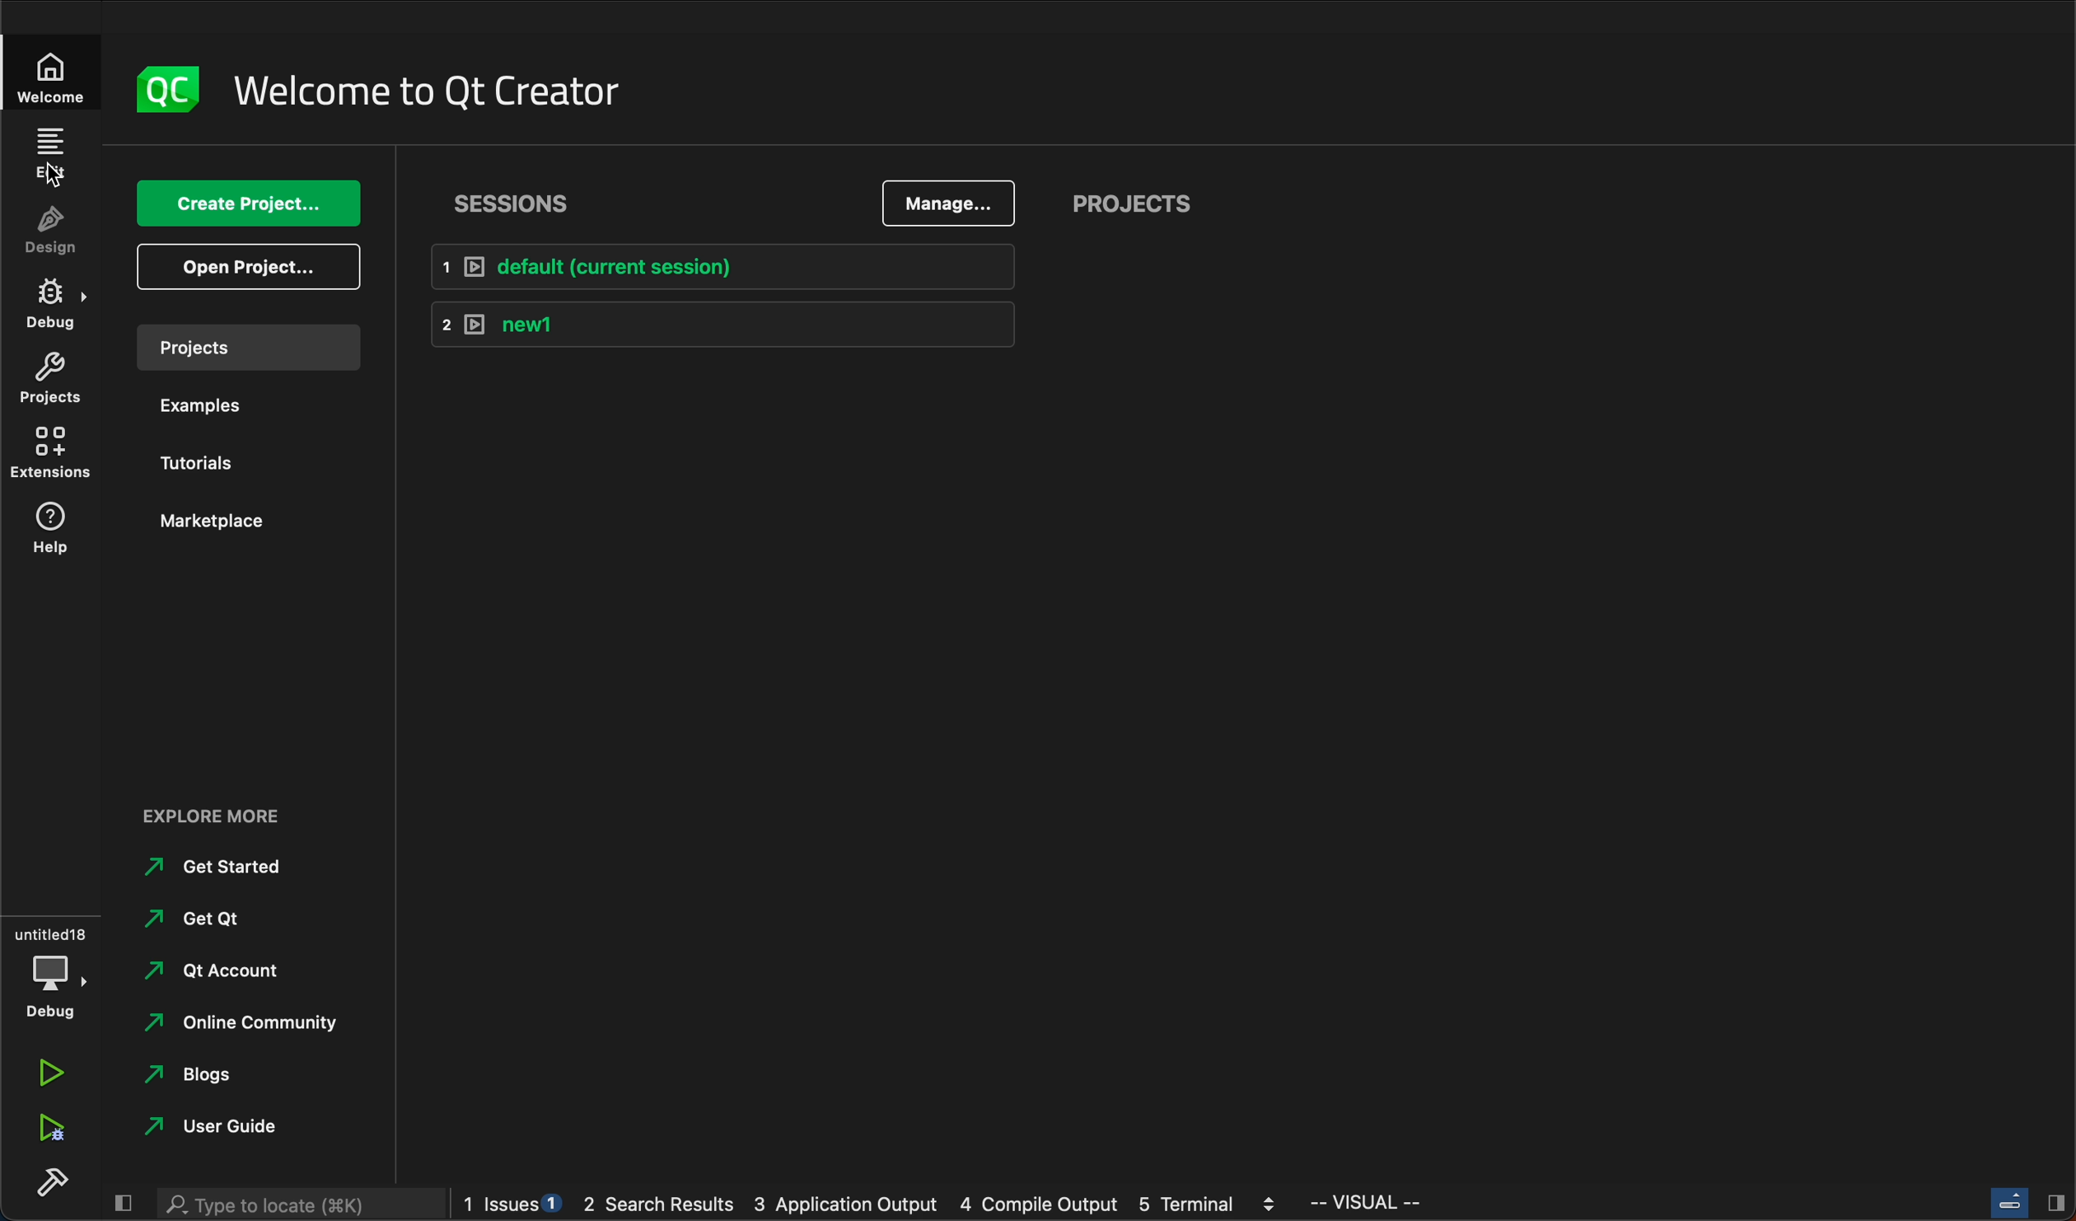 This screenshot has width=2076, height=1221. I want to click on debug, so click(55, 305).